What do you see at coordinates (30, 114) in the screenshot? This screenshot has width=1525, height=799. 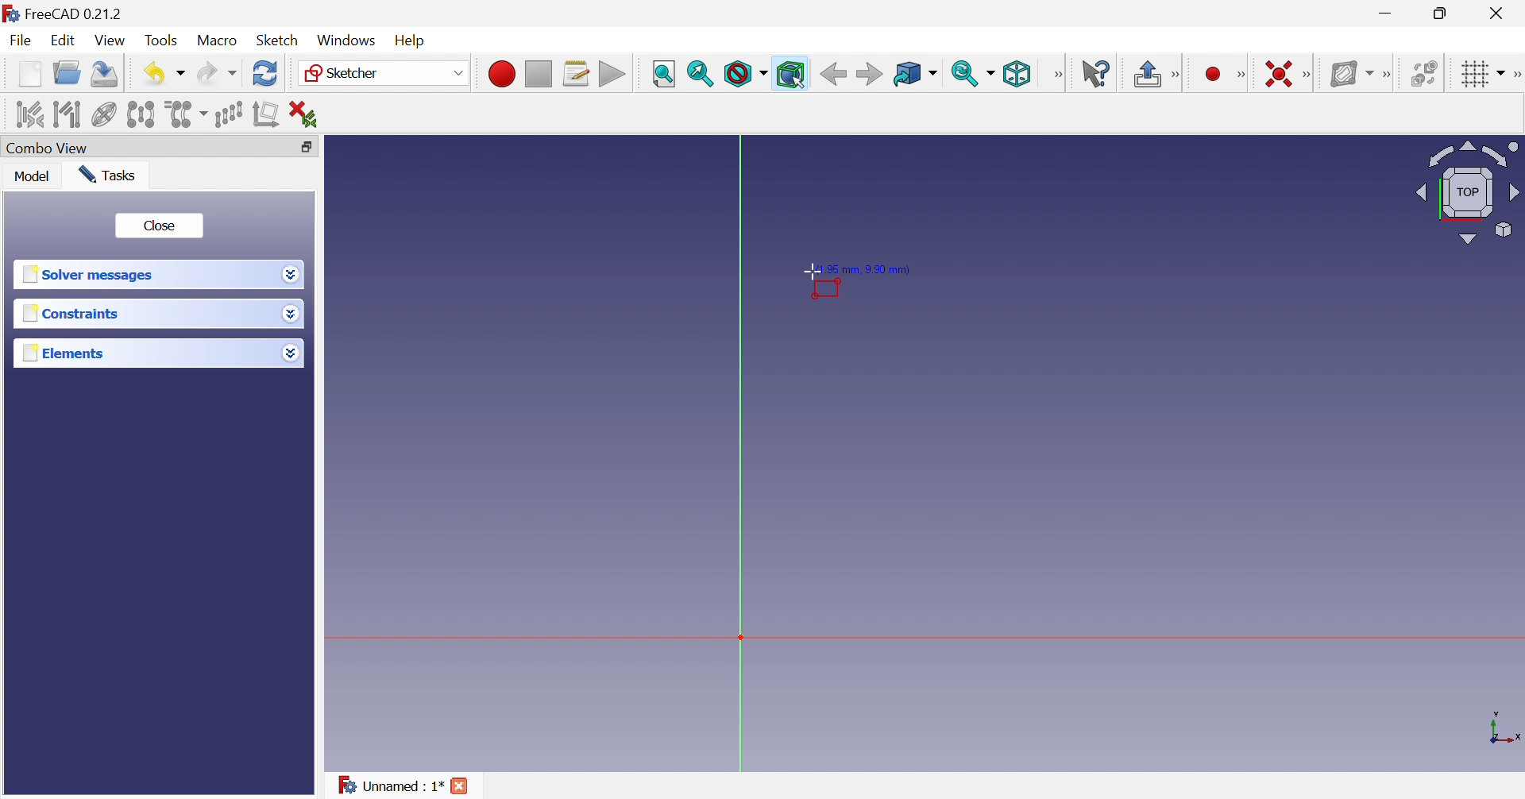 I see `Select associated constraints` at bounding box center [30, 114].